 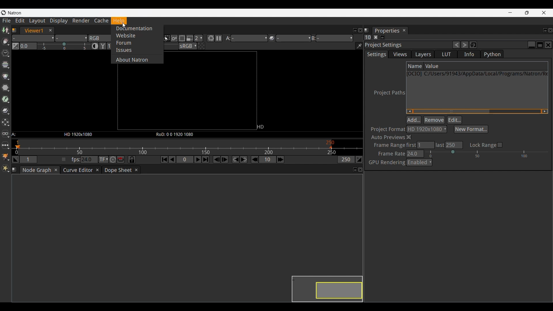 What do you see at coordinates (5, 88) in the screenshot?
I see `Filter options` at bounding box center [5, 88].